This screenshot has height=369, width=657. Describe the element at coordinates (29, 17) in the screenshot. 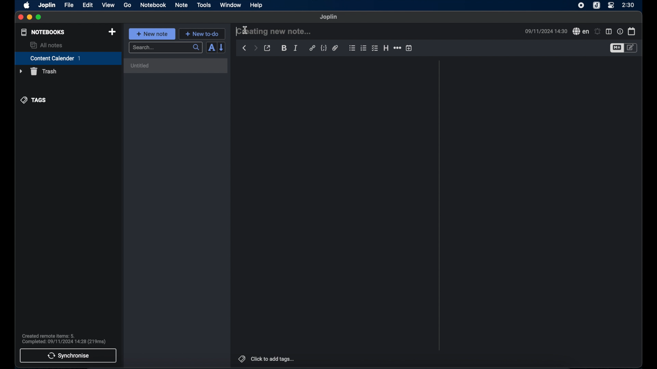

I see `minimize` at that location.